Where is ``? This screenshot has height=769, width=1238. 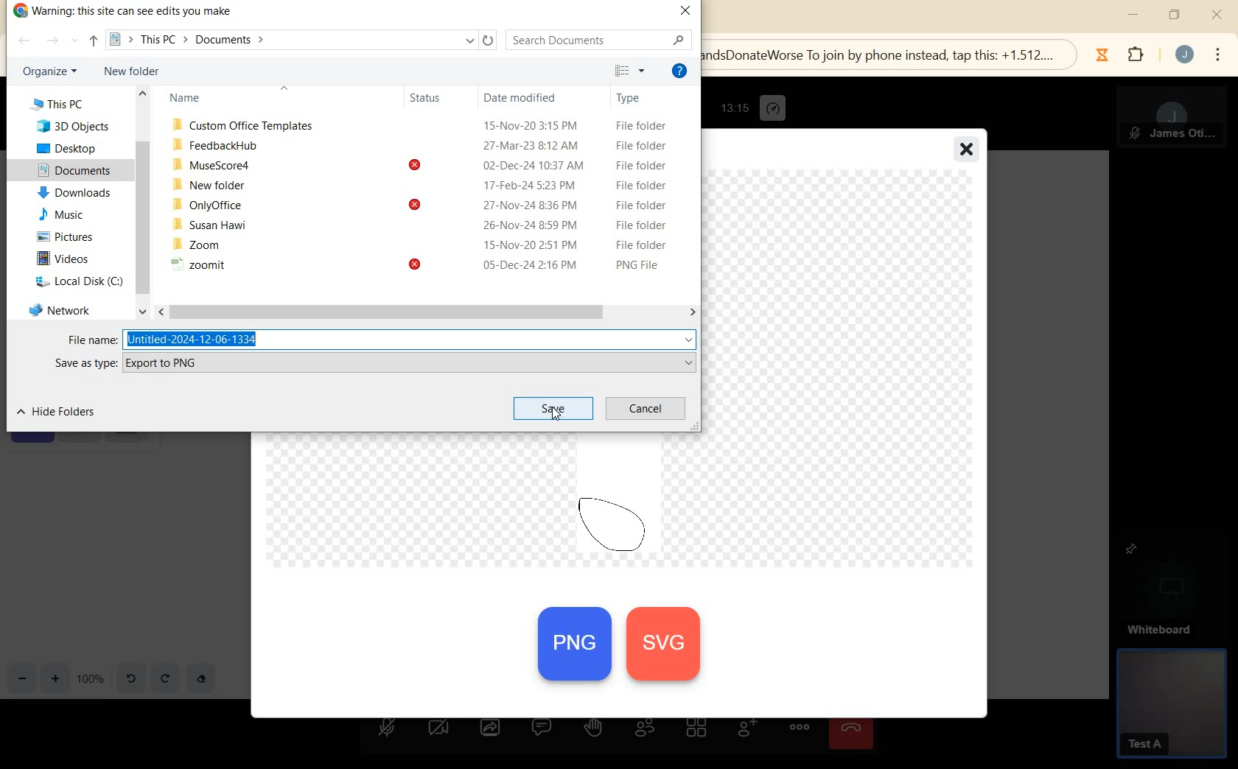
 is located at coordinates (644, 266).